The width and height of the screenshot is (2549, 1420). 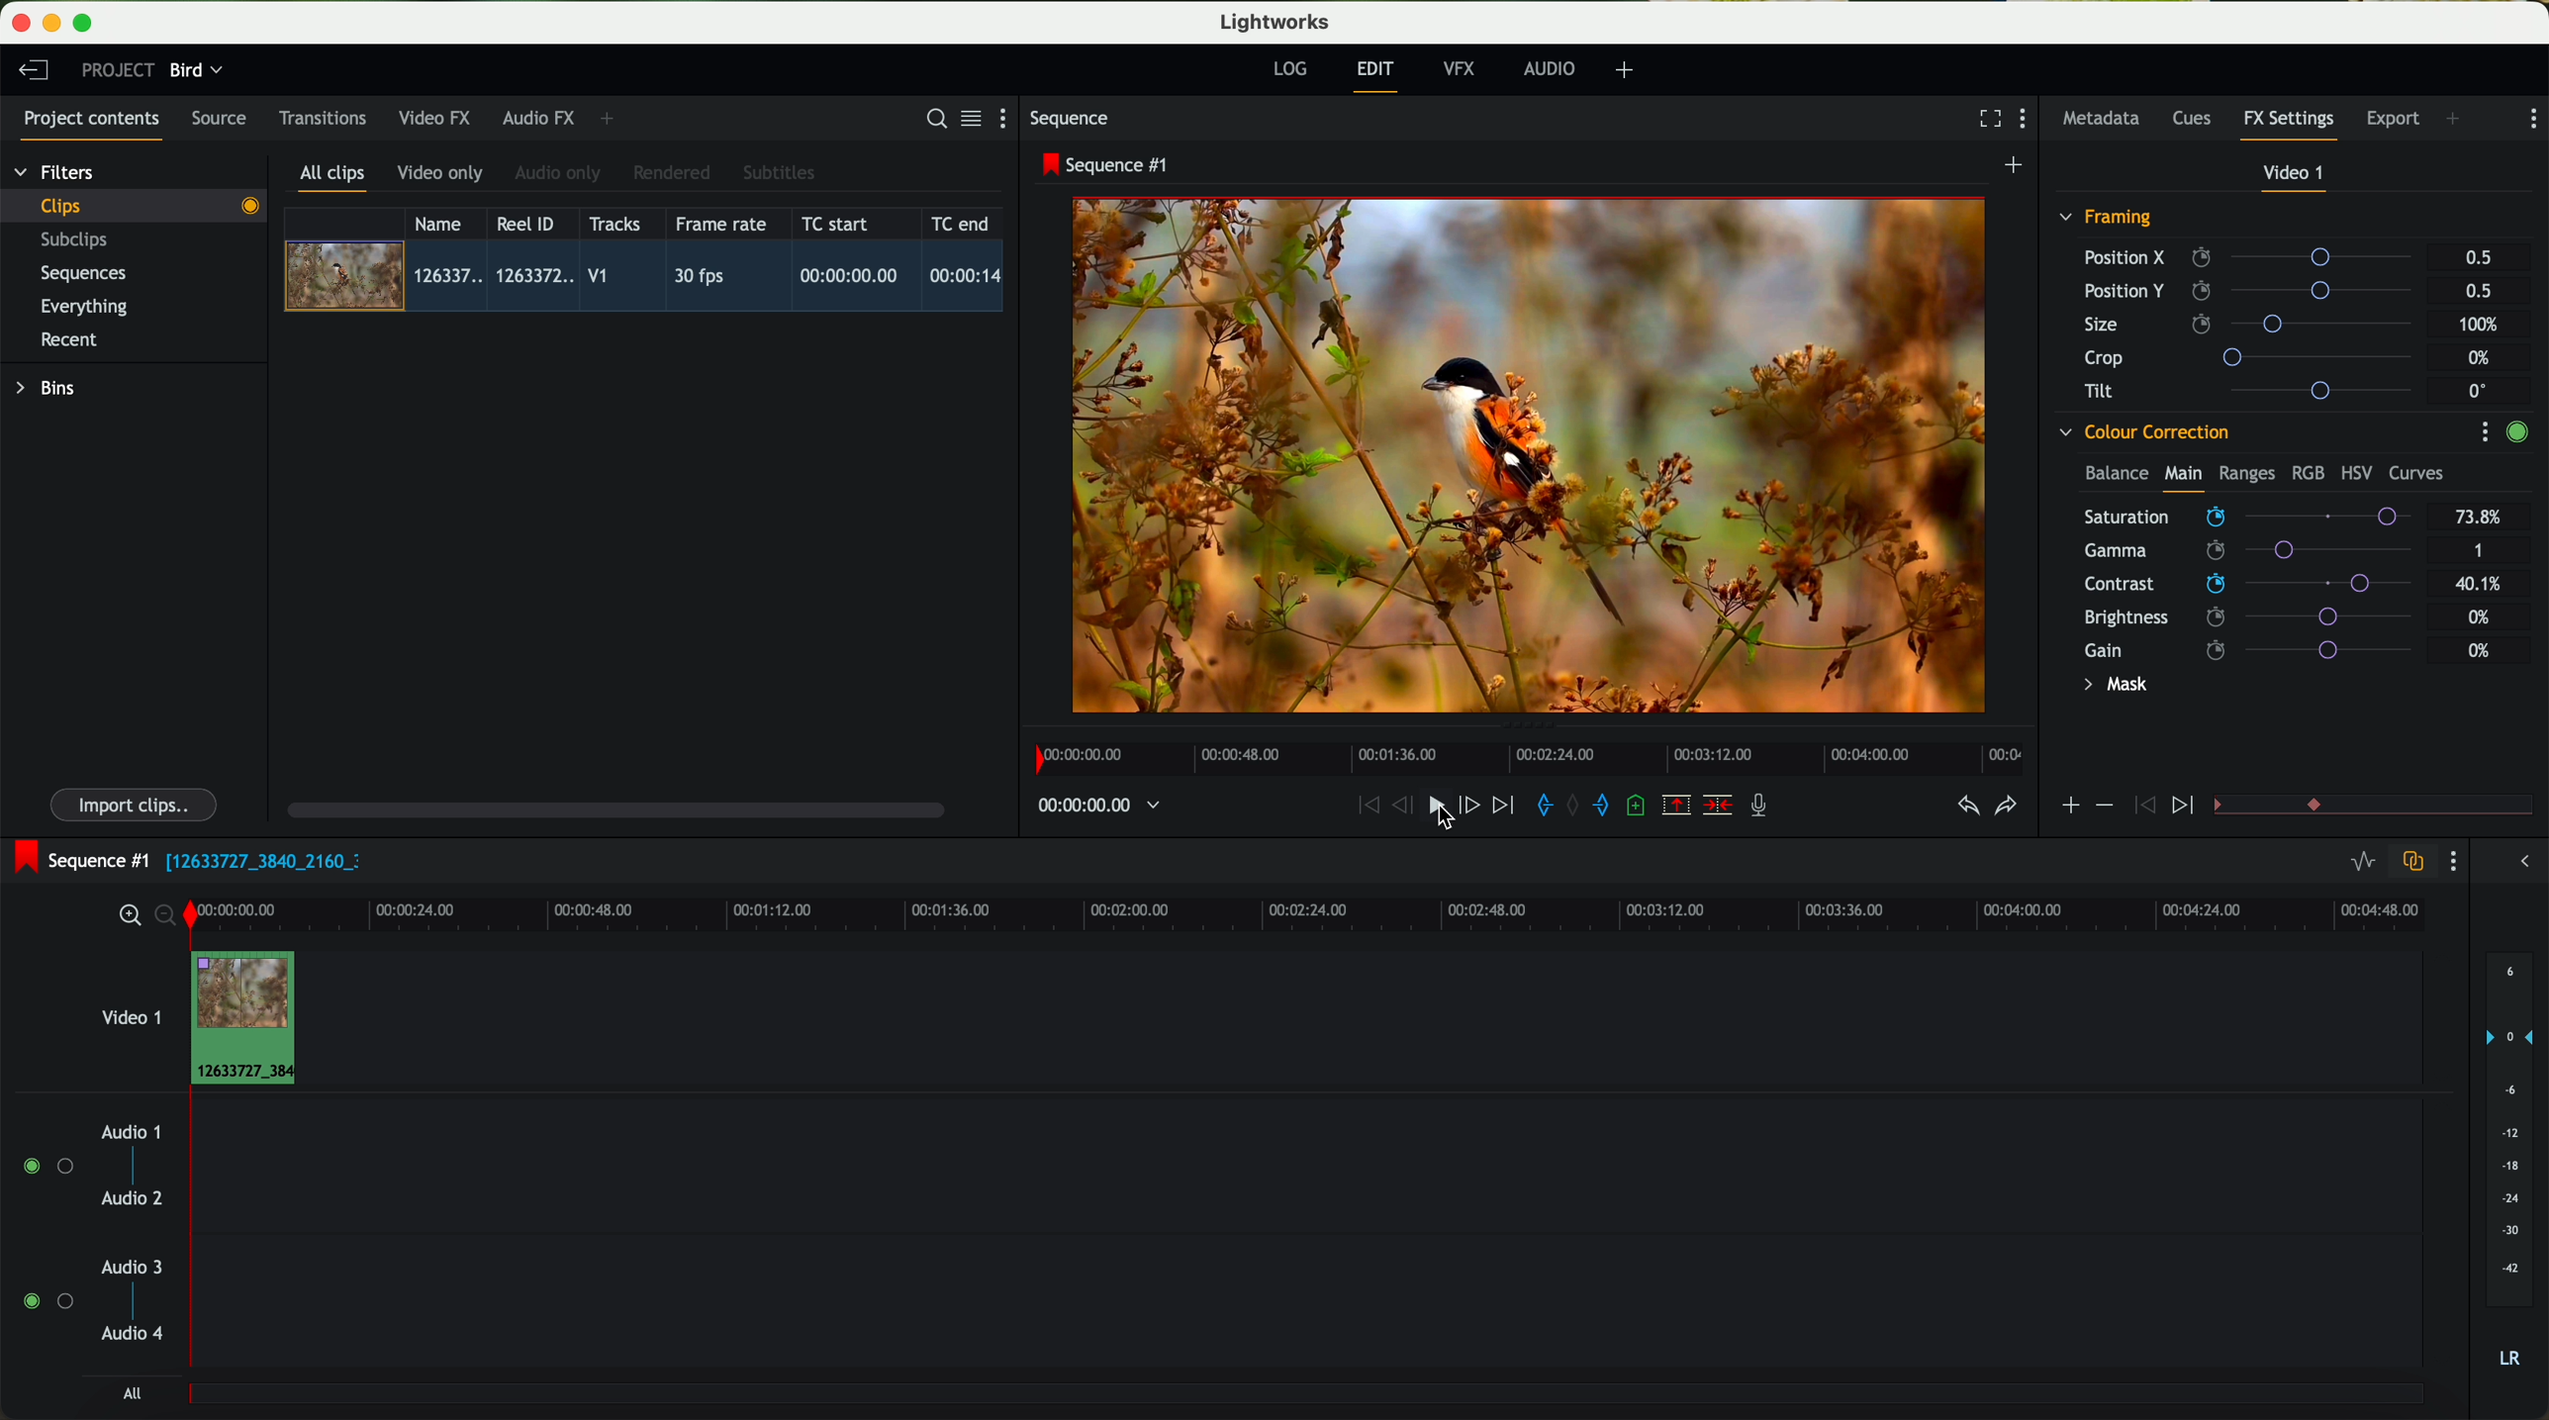 What do you see at coordinates (2482, 358) in the screenshot?
I see `0%` at bounding box center [2482, 358].